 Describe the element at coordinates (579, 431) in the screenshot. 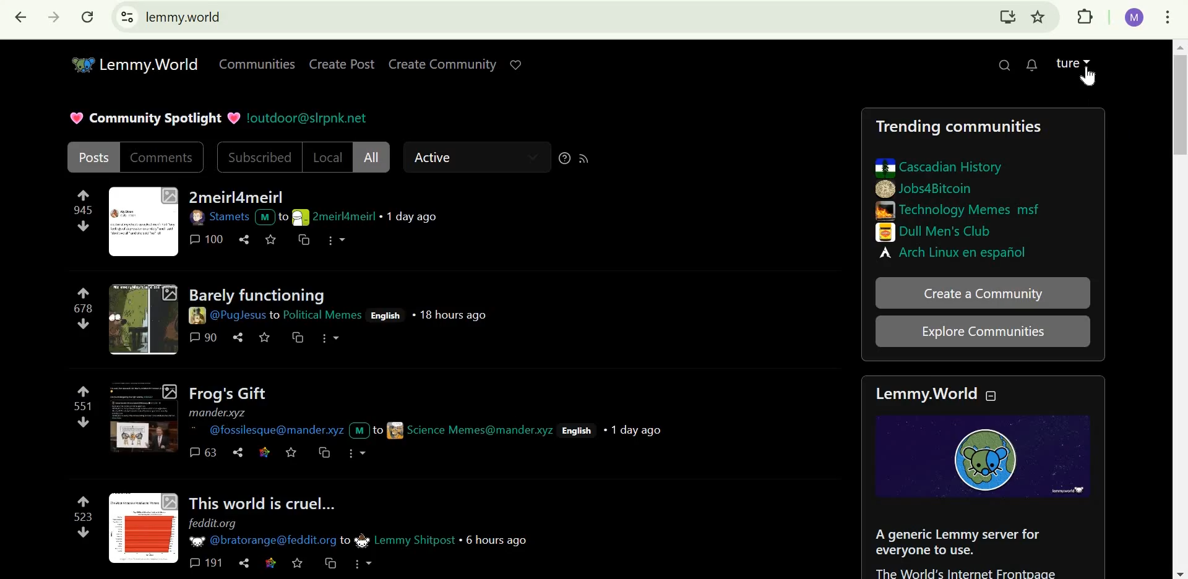

I see `English` at that location.